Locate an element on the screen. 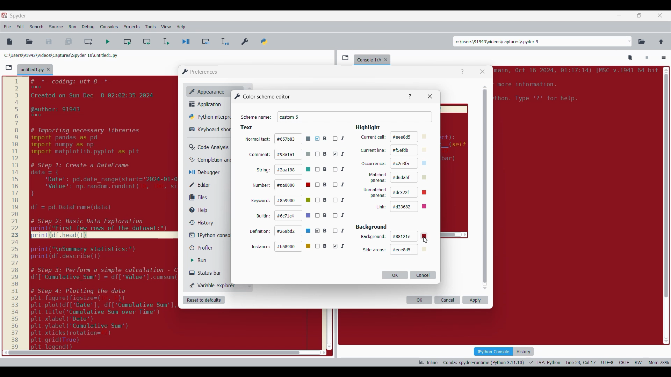 This screenshot has height=377, width=671. Source menu is located at coordinates (56, 27).